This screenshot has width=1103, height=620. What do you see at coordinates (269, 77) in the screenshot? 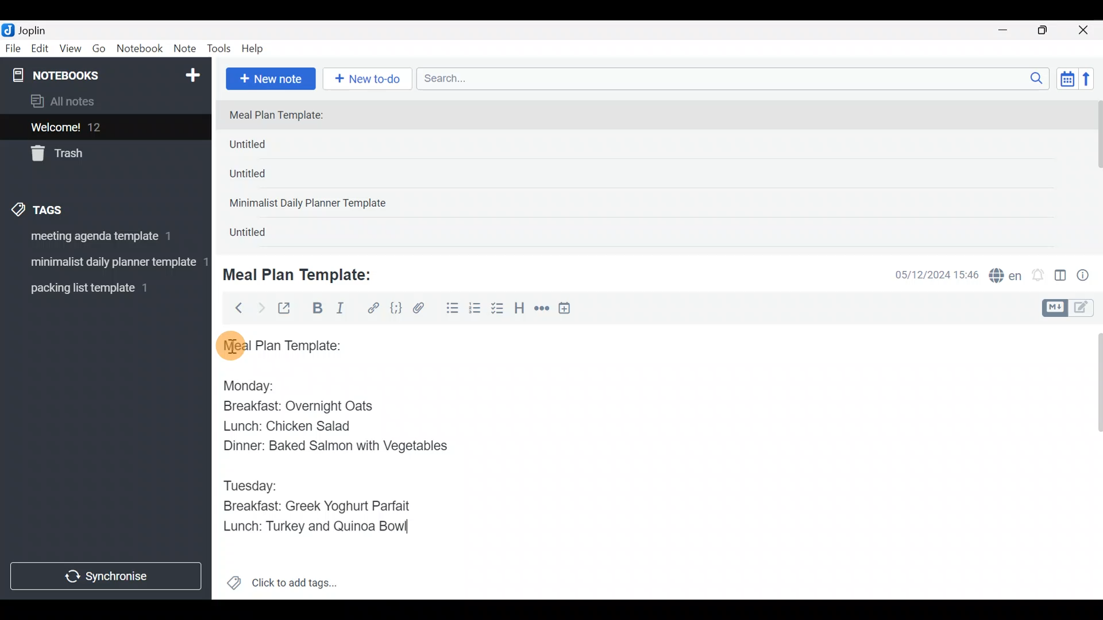
I see `New note` at bounding box center [269, 77].